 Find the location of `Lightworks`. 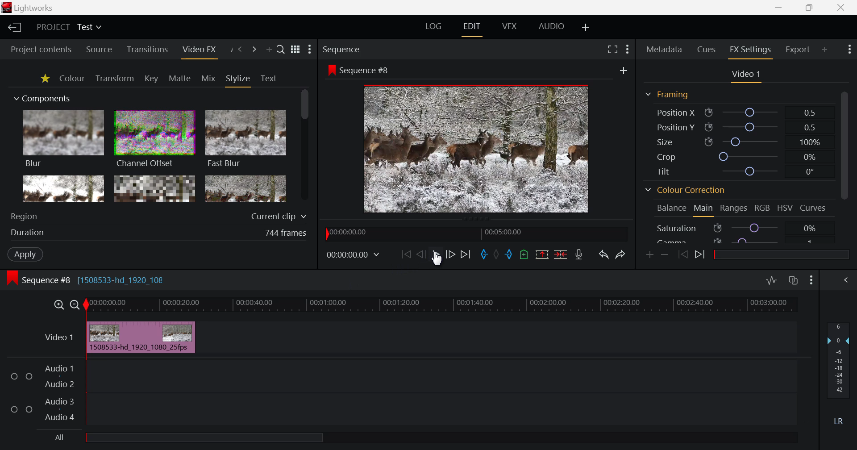

Lightworks is located at coordinates (29, 8).